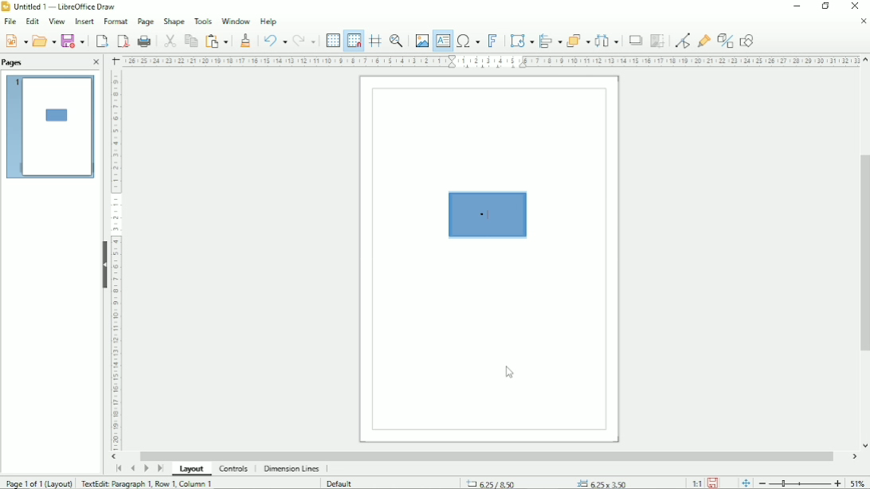  Describe the element at coordinates (443, 41) in the screenshot. I see `Insert text box` at that location.